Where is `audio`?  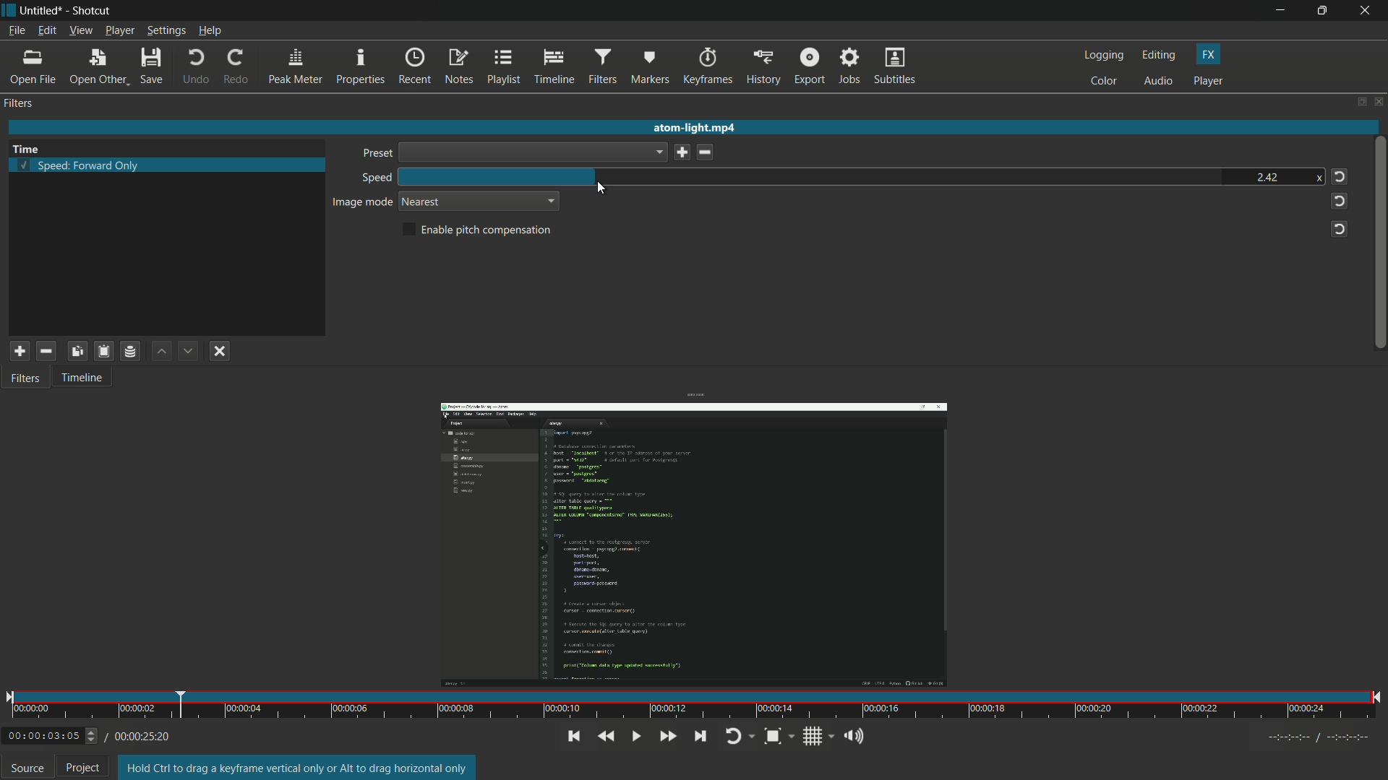 audio is located at coordinates (1160, 82).